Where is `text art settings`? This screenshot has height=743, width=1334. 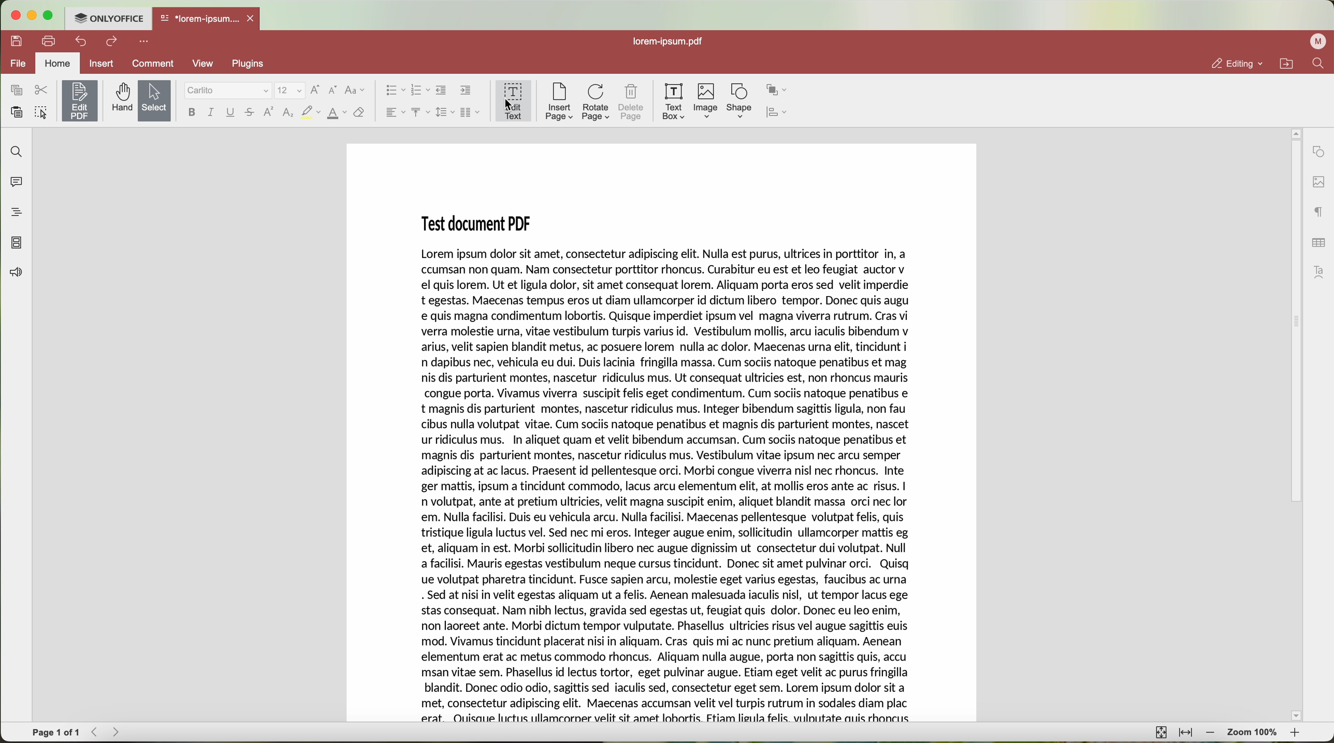 text art settings is located at coordinates (1317, 272).